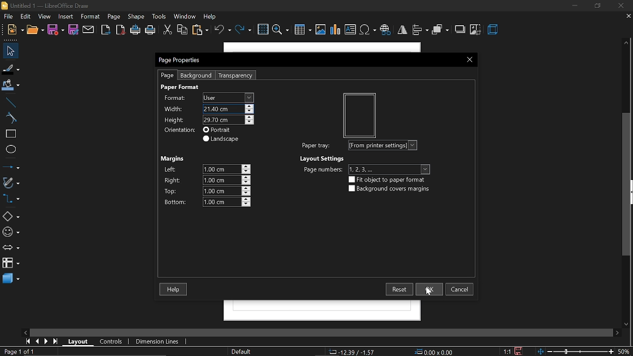 The width and height of the screenshot is (633, 356). Describe the element at coordinates (356, 111) in the screenshot. I see `preview` at that location.